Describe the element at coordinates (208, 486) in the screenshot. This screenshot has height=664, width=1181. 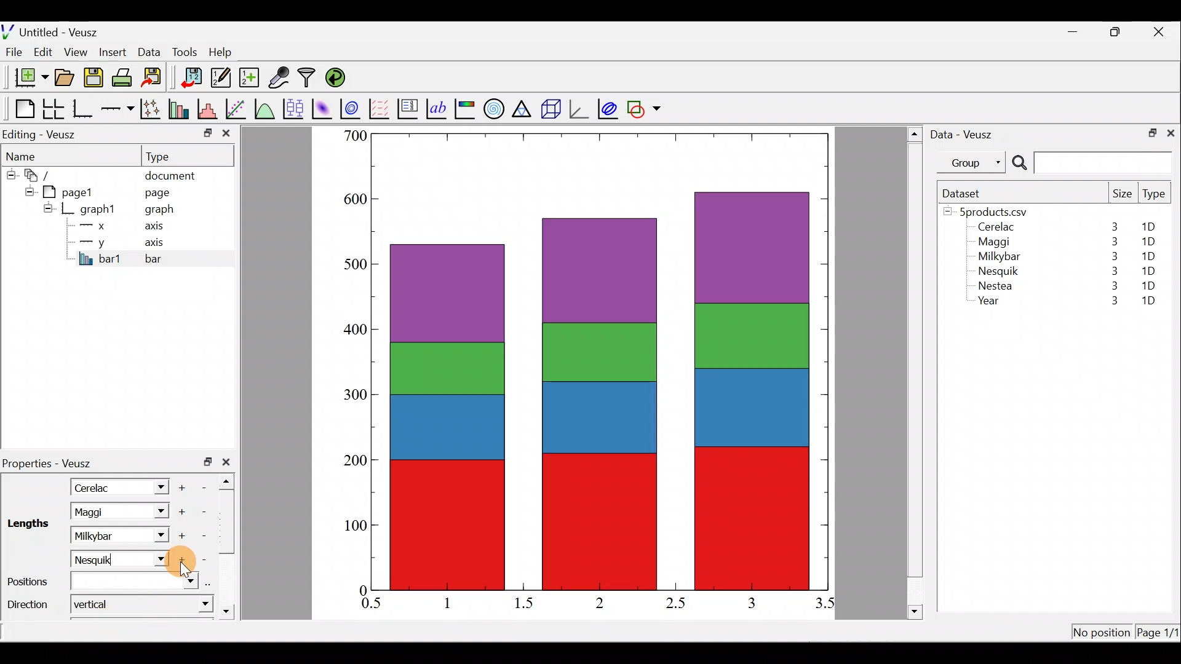
I see `Remove item` at that location.